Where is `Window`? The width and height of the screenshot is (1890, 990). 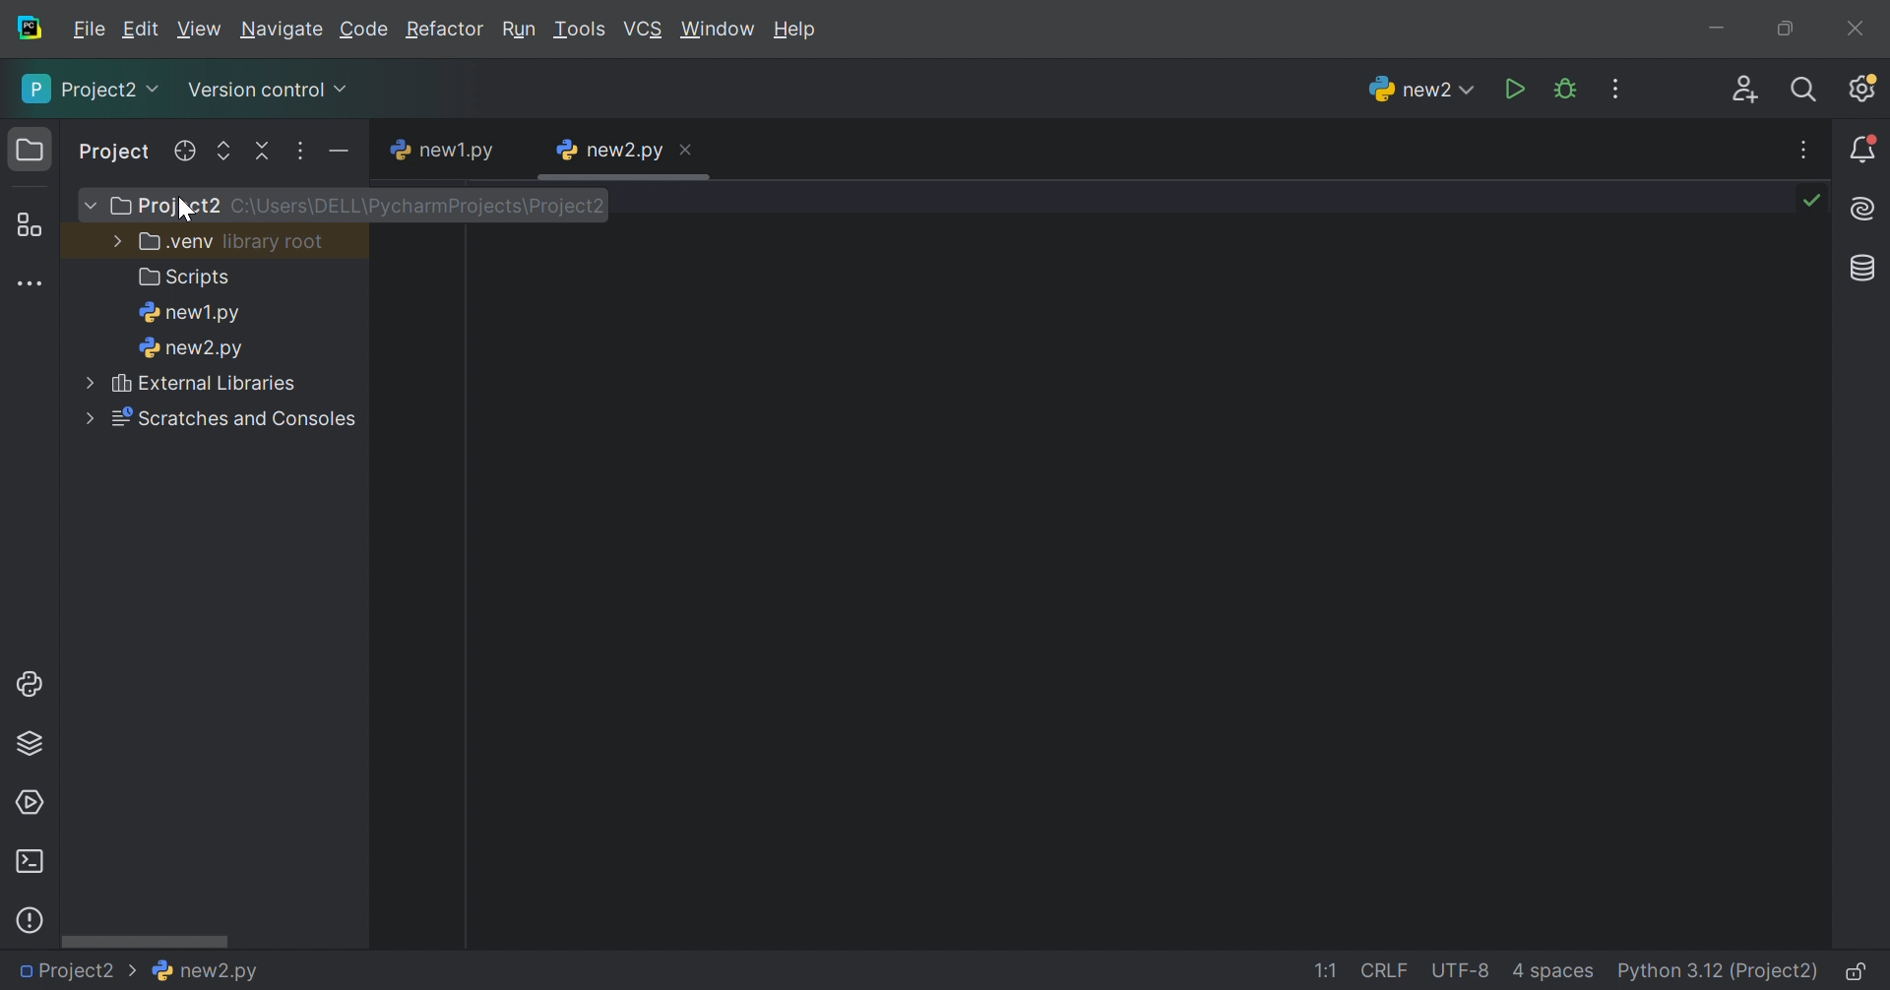
Window is located at coordinates (718, 29).